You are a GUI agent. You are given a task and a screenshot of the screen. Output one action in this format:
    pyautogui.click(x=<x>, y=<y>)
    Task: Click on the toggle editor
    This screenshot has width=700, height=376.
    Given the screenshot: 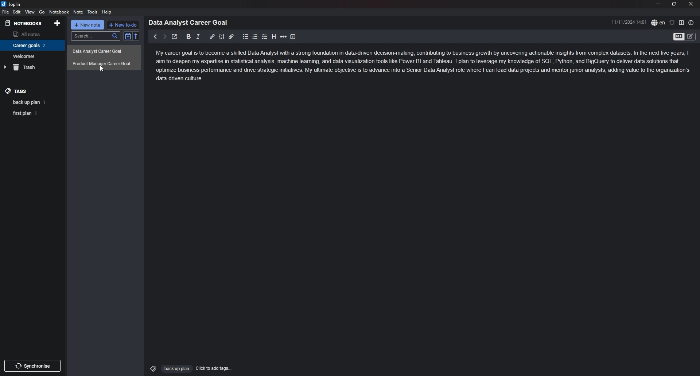 What is the action you would take?
    pyautogui.click(x=678, y=37)
    